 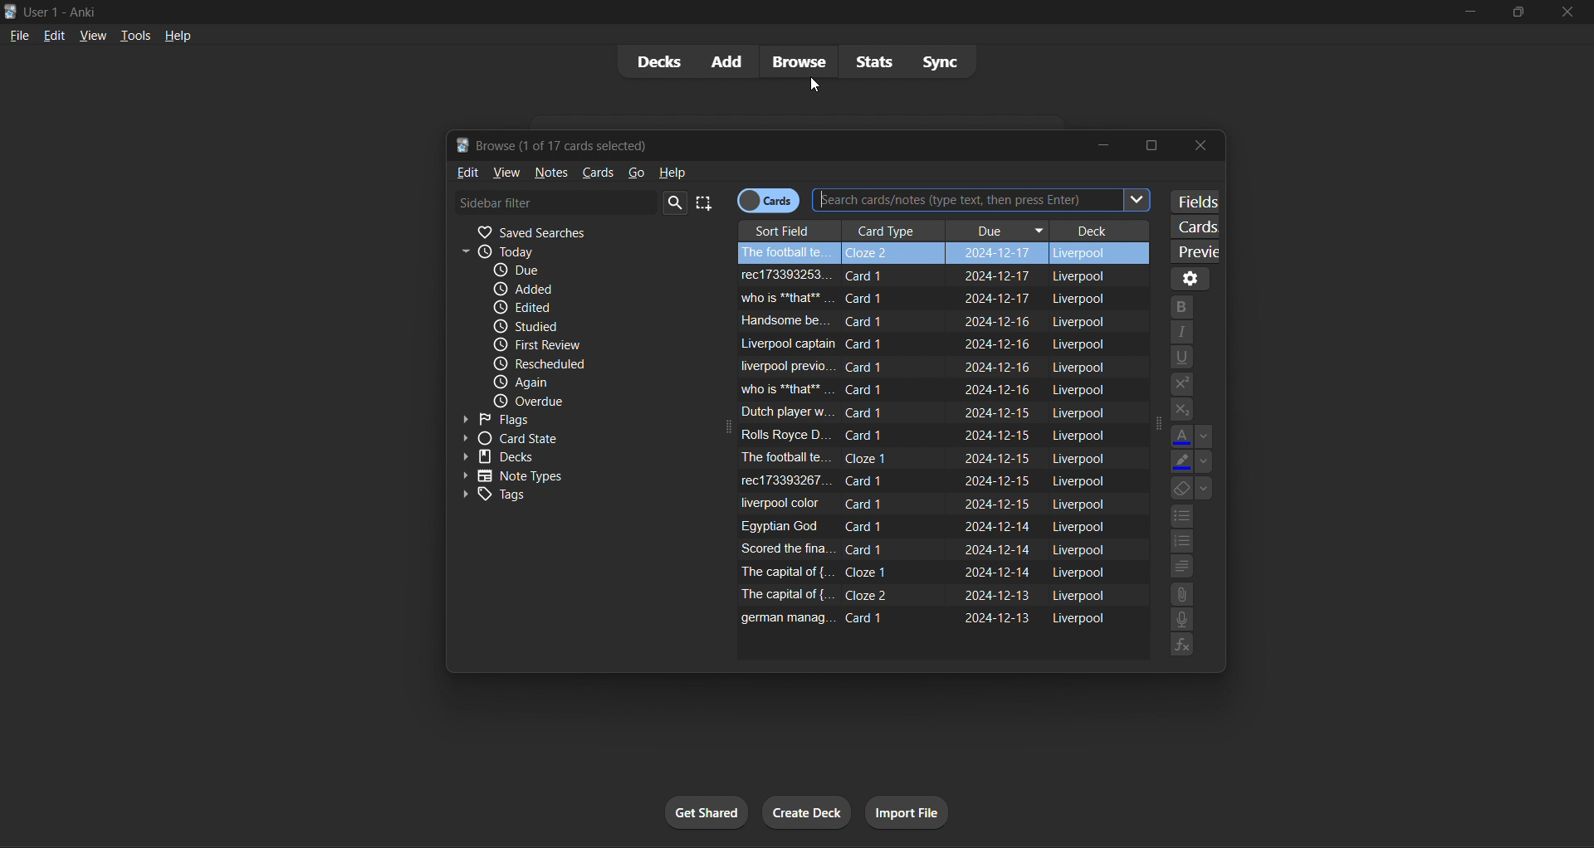 What do you see at coordinates (468, 173) in the screenshot?
I see `edit` at bounding box center [468, 173].